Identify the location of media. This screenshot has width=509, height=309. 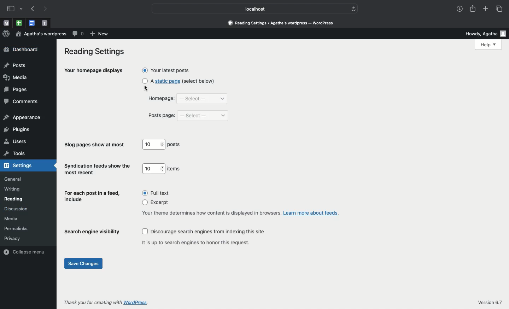
(12, 218).